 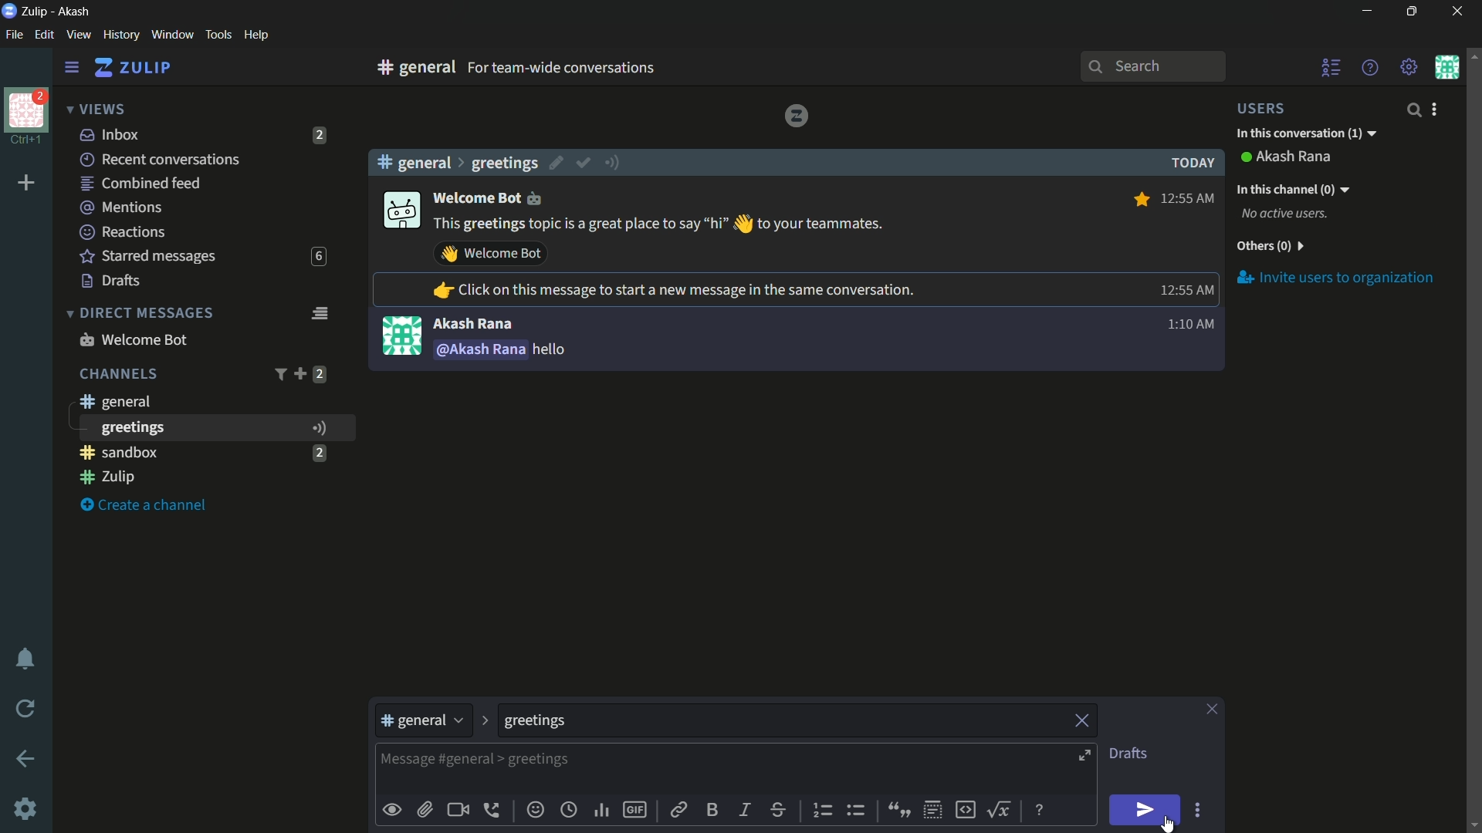 I want to click on welcome bot, so click(x=496, y=197).